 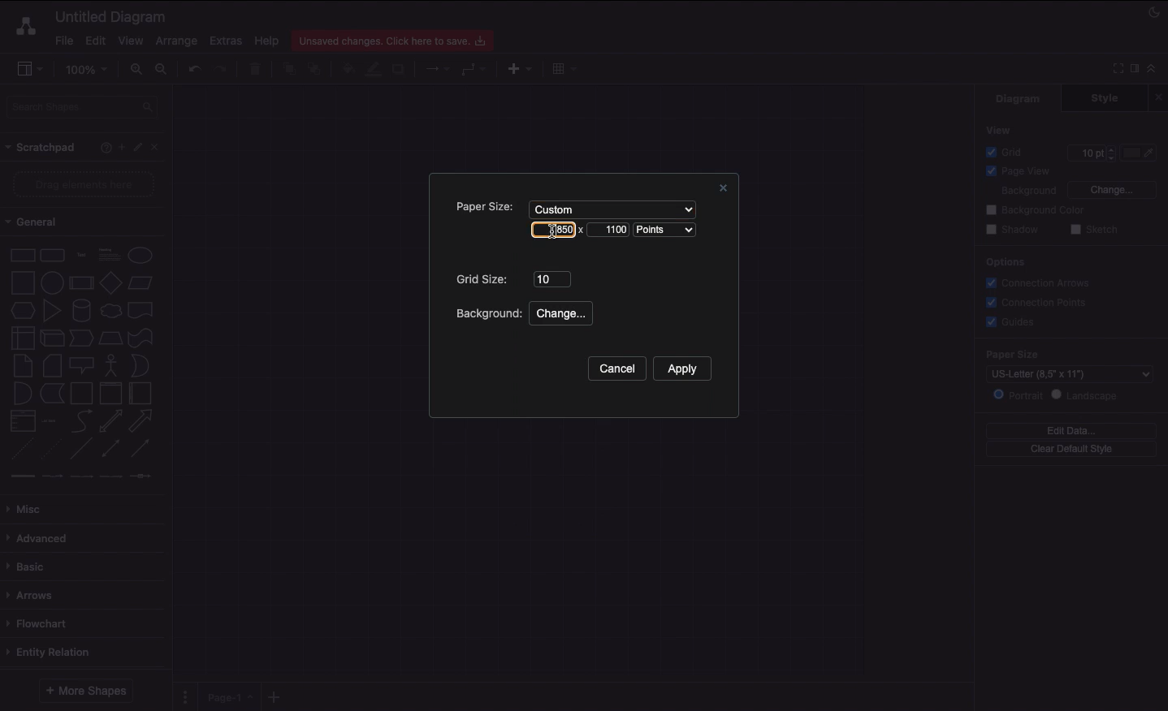 What do you see at coordinates (131, 38) in the screenshot?
I see `View` at bounding box center [131, 38].